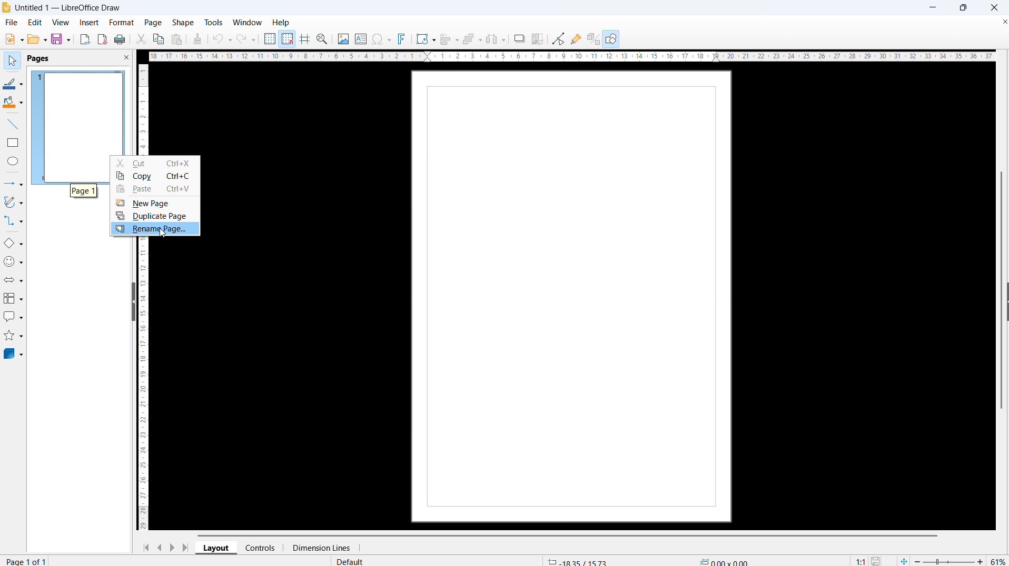 This screenshot has height=566, width=1009. I want to click on previous page, so click(159, 547).